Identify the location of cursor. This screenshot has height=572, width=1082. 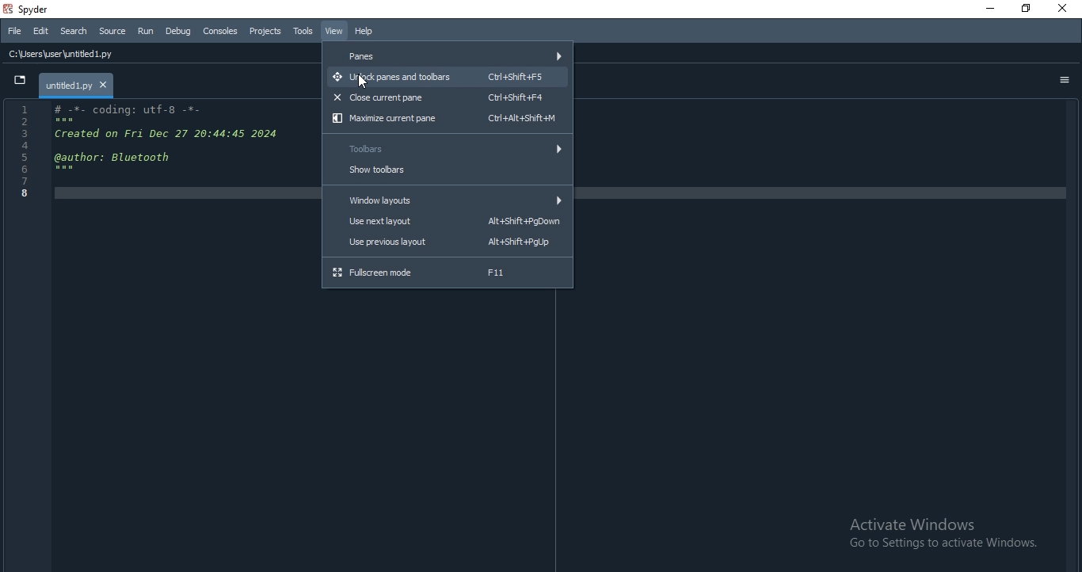
(367, 83).